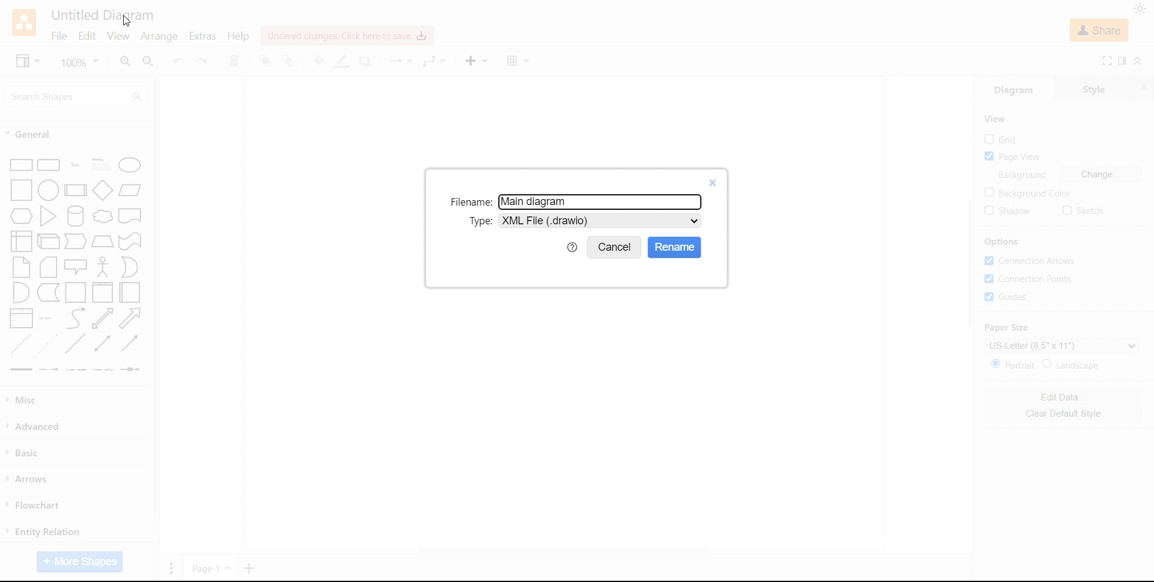 This screenshot has height=582, width=1154. I want to click on Unsaved changes click here to save , so click(345, 35).